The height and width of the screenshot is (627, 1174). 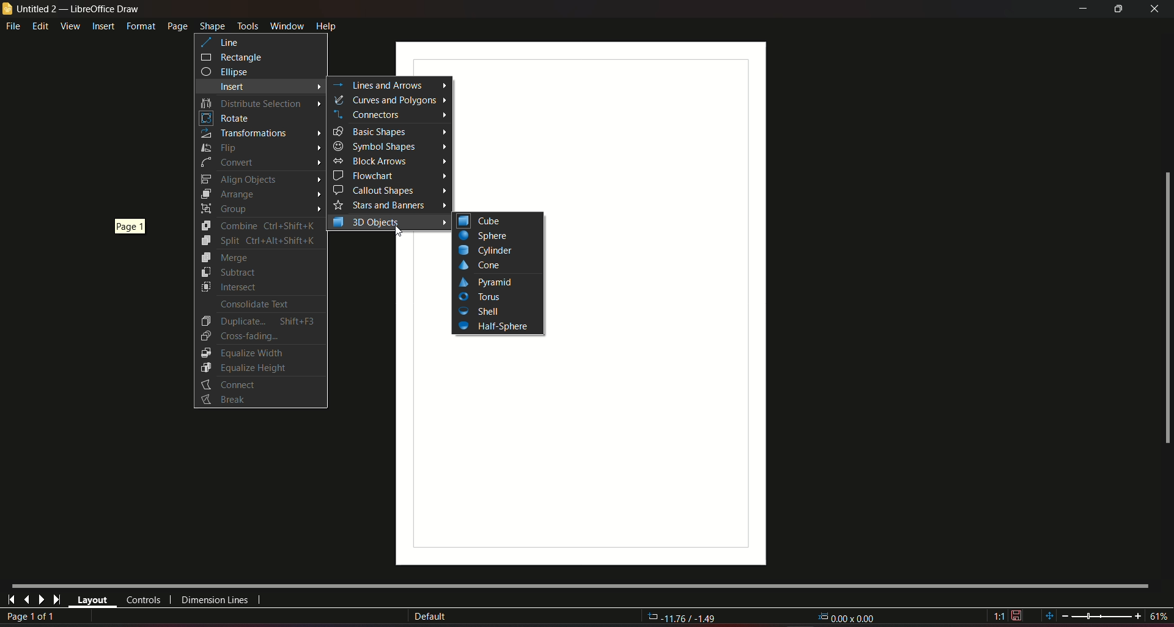 I want to click on close, so click(x=1156, y=9).